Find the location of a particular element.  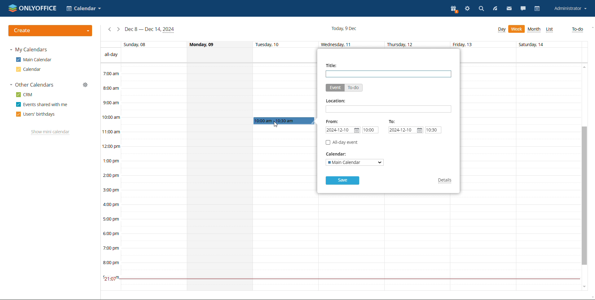

end date is located at coordinates (406, 130).